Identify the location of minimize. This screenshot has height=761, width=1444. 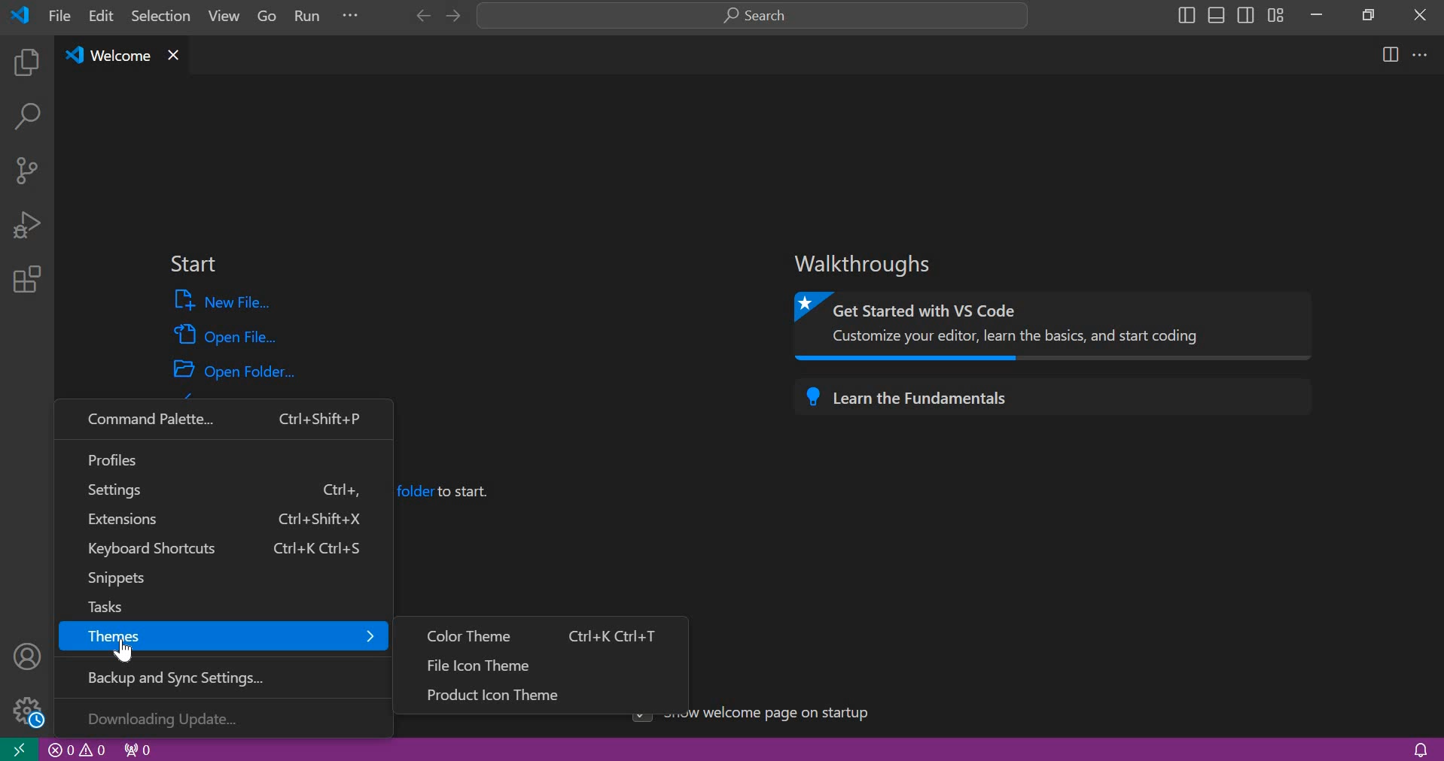
(1316, 14).